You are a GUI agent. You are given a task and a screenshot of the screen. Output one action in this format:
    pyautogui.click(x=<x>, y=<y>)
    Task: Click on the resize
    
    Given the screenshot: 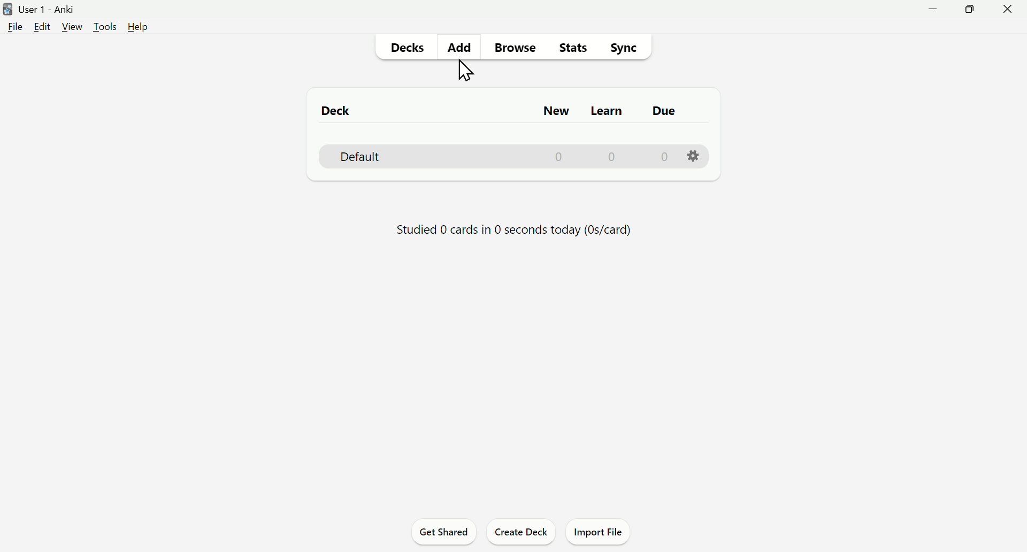 What is the action you would take?
    pyautogui.click(x=969, y=9)
    